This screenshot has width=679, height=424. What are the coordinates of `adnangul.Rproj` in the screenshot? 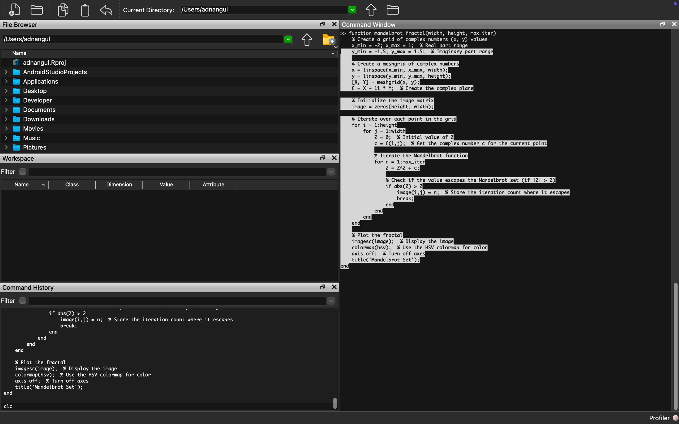 It's located at (41, 63).